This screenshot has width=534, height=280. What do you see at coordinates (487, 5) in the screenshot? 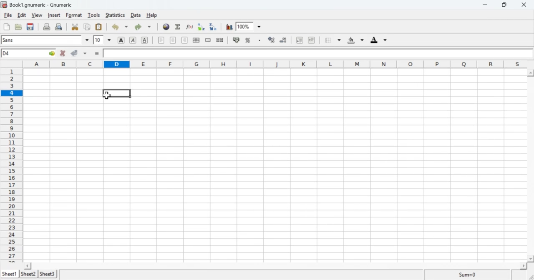
I see `Minimize` at bounding box center [487, 5].